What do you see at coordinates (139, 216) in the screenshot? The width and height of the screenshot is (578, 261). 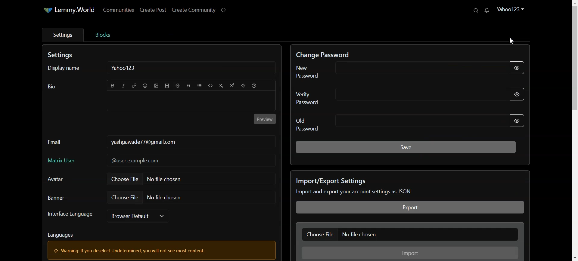 I see `Browser Default` at bounding box center [139, 216].